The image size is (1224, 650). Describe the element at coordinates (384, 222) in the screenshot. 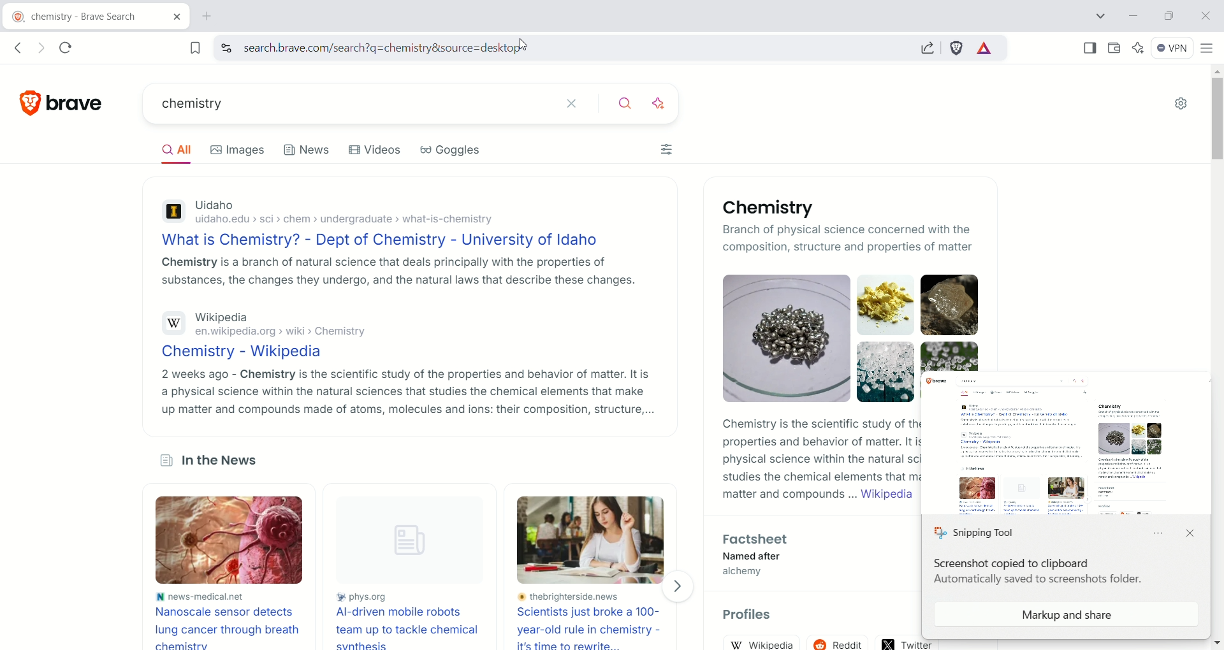

I see `Uidaho uidaho.edu › sci › chem › undergraduate › what-is-chemistry What is Chemistry? - Dept of Chemistry - University of Idaho` at that location.